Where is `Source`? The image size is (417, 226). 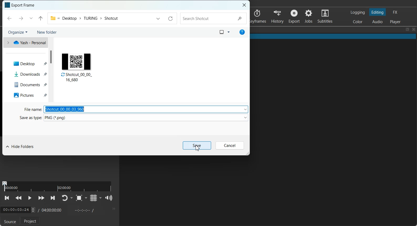
Source is located at coordinates (9, 222).